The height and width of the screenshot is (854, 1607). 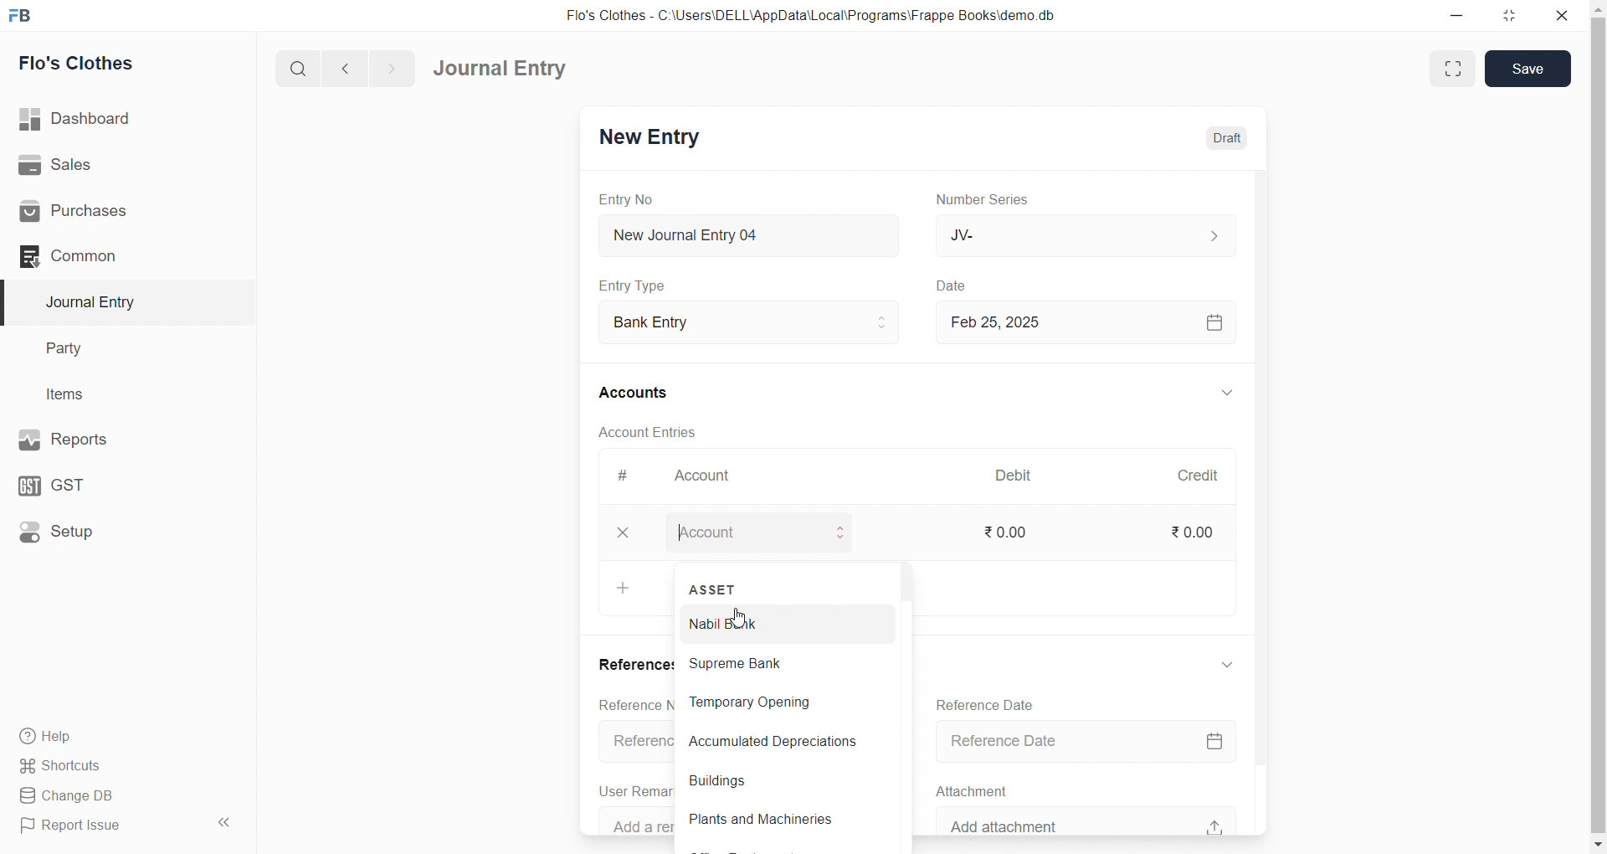 What do you see at coordinates (629, 702) in the screenshot?
I see `Reference Number` at bounding box center [629, 702].